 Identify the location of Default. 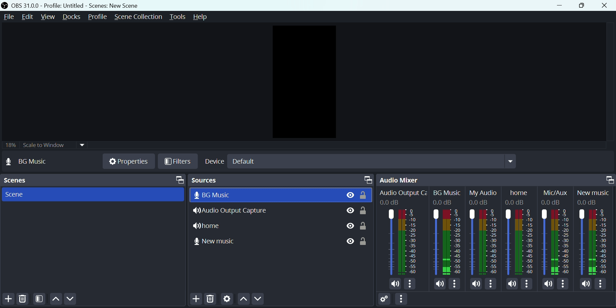
(312, 161).